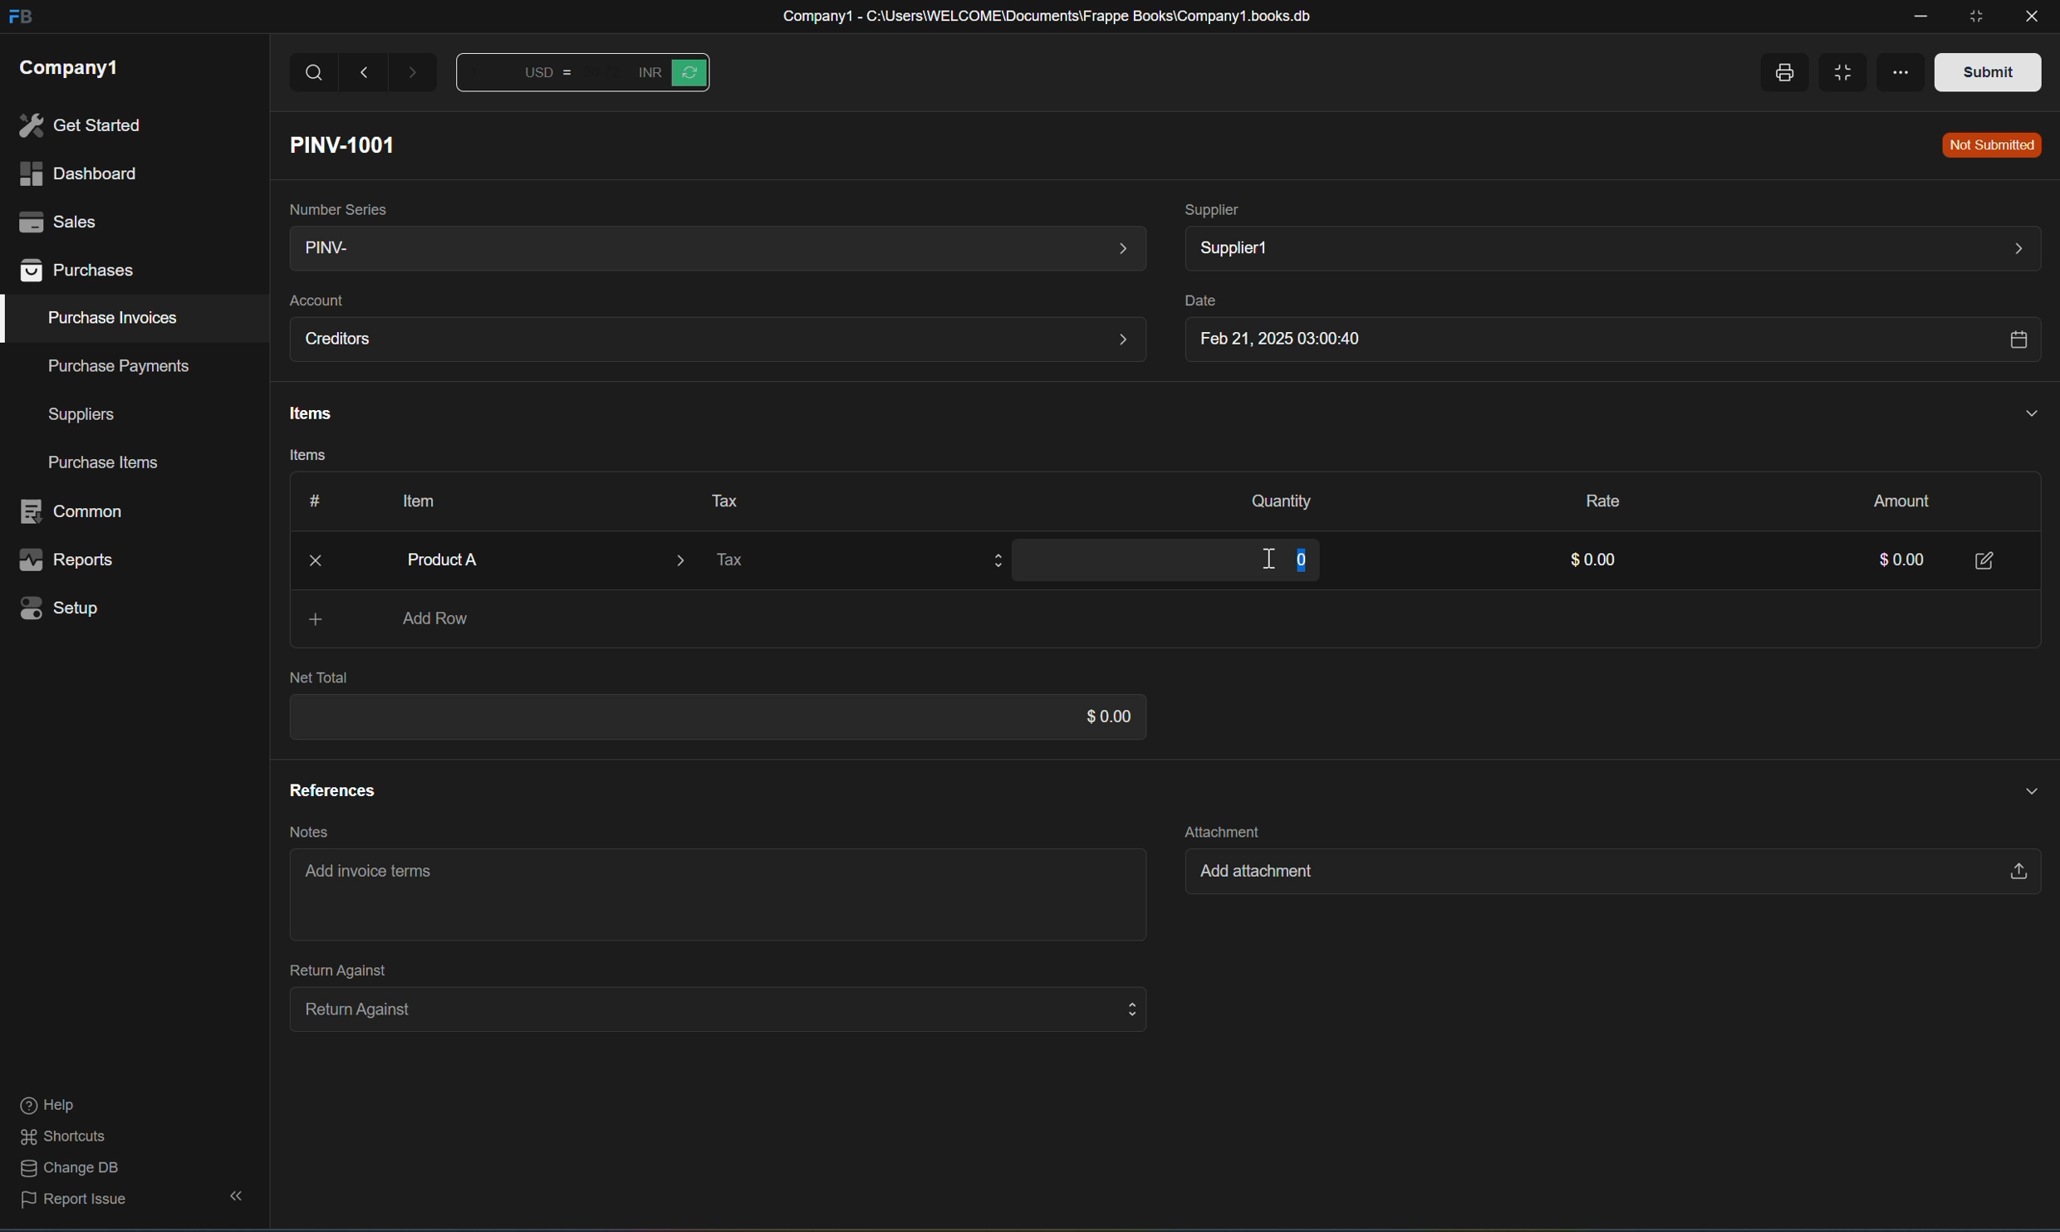 The width and height of the screenshot is (2060, 1232). What do you see at coordinates (350, 144) in the screenshot?
I see `PINV-1001` at bounding box center [350, 144].